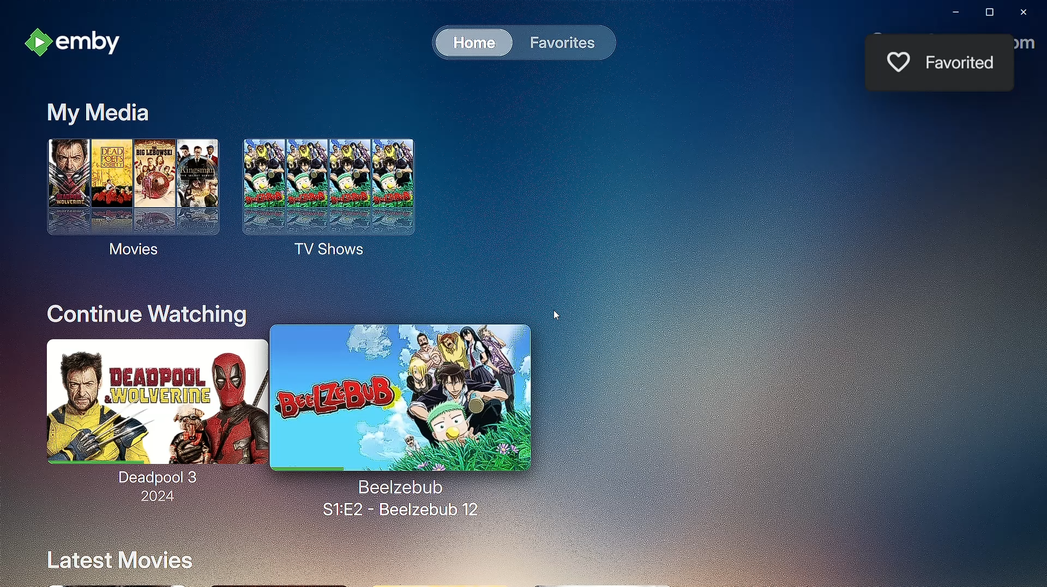 This screenshot has width=1047, height=587. Describe the element at coordinates (120, 559) in the screenshot. I see `Latest Movies` at that location.